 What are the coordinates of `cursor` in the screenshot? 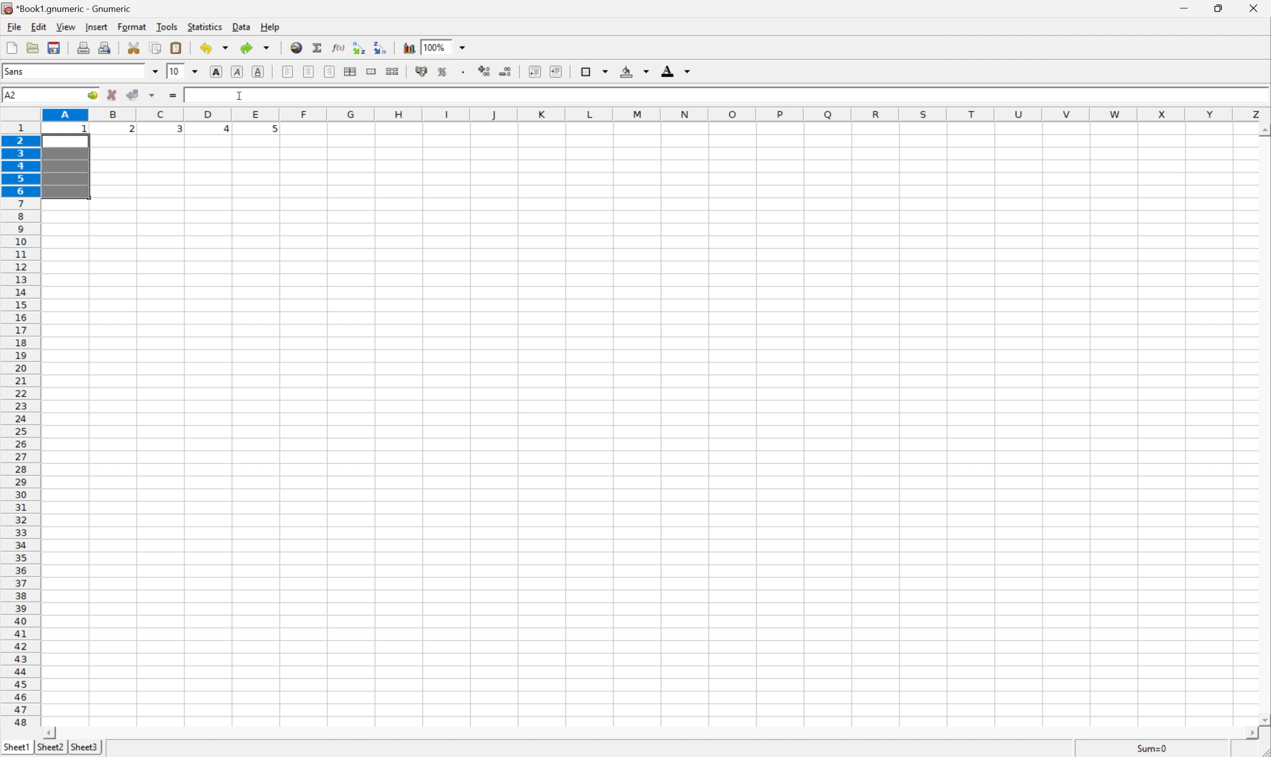 It's located at (241, 95).